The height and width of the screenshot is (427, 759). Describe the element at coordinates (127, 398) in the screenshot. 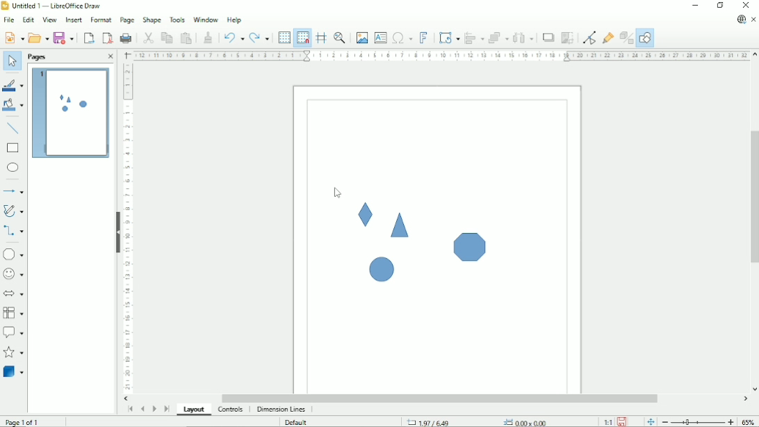

I see `Horizontal scroll button` at that location.